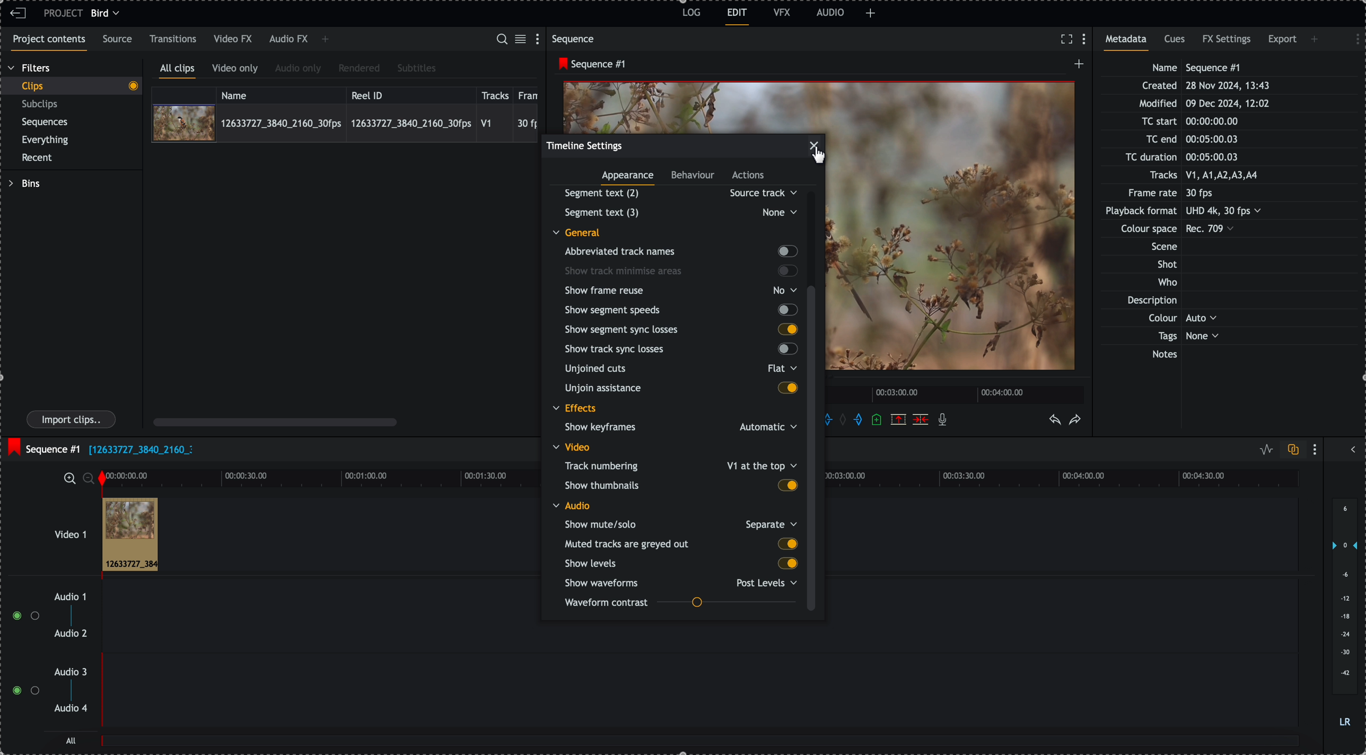 This screenshot has height=755, width=1366. Describe the element at coordinates (299, 69) in the screenshot. I see `audio only` at that location.